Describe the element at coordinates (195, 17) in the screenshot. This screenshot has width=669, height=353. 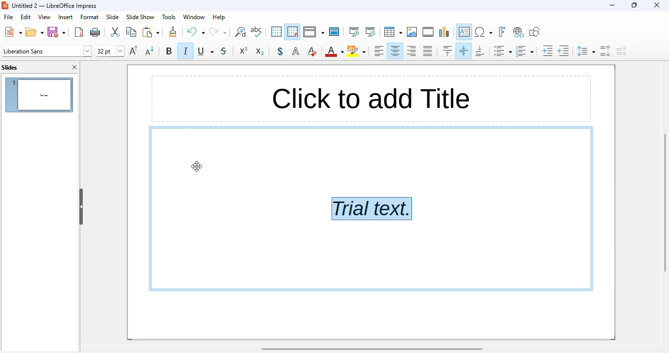
I see `window` at that location.